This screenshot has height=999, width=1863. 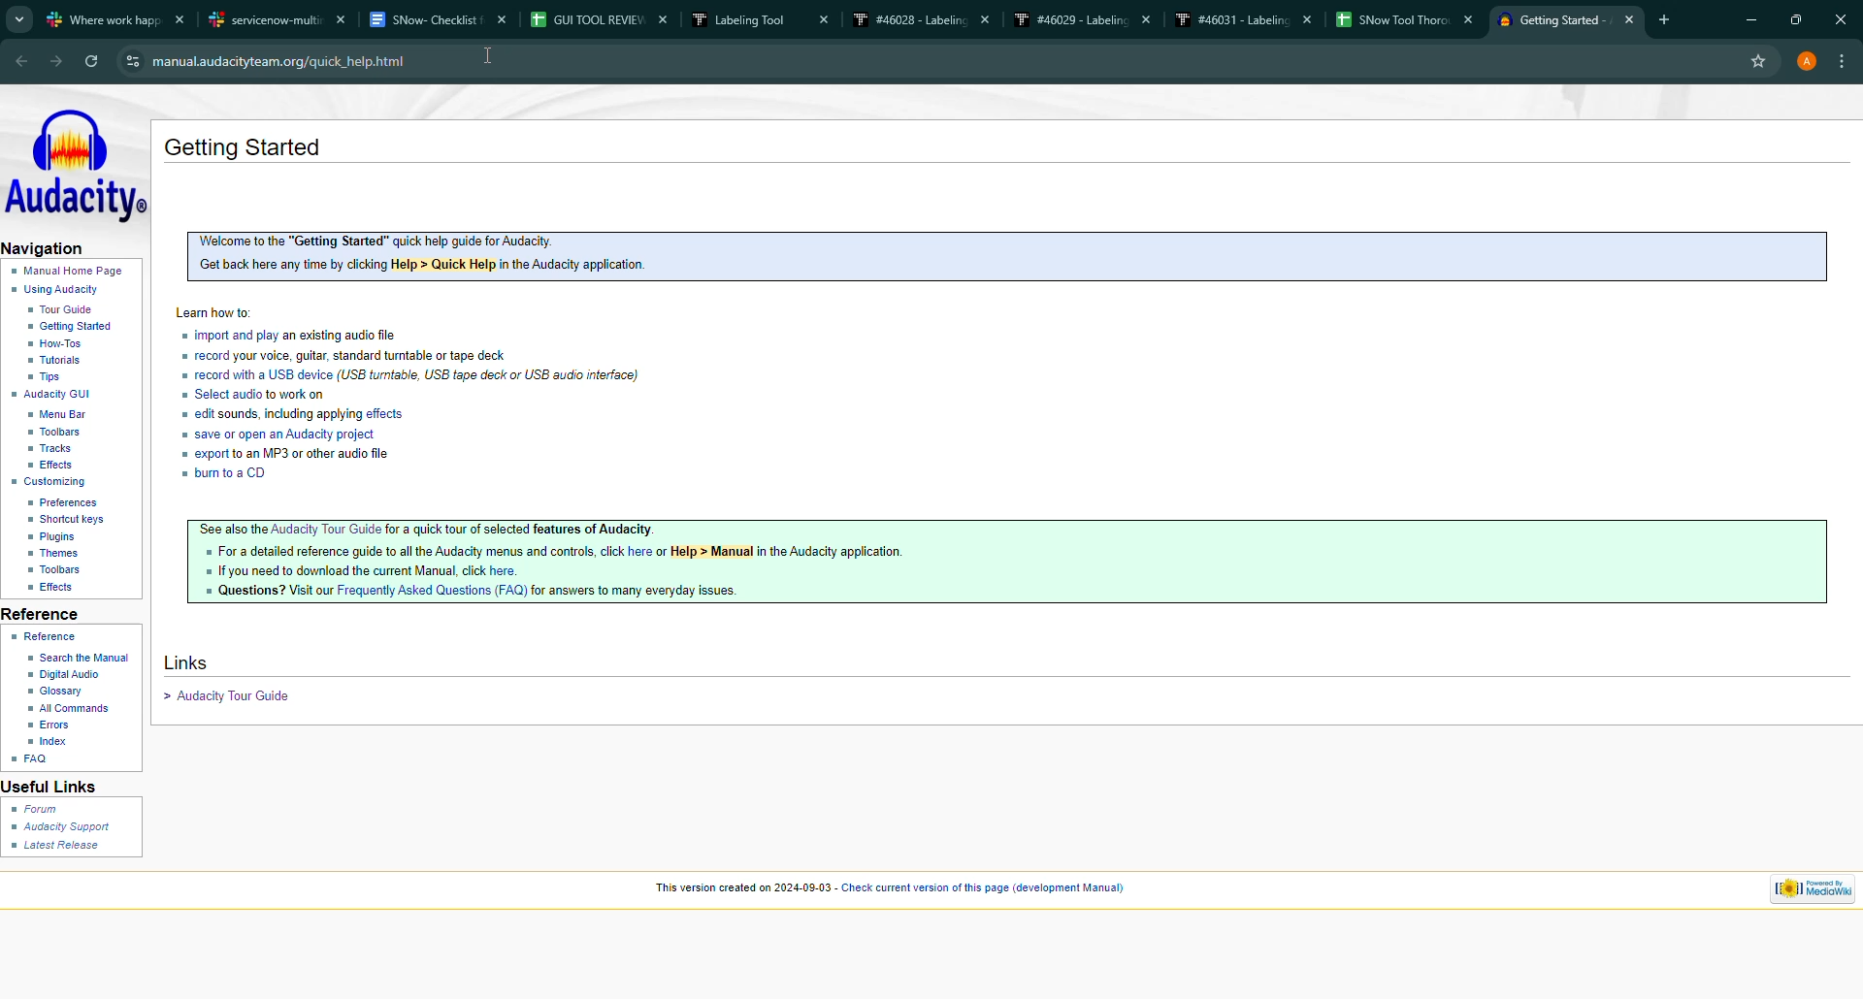 What do you see at coordinates (18, 61) in the screenshot?
I see `back` at bounding box center [18, 61].